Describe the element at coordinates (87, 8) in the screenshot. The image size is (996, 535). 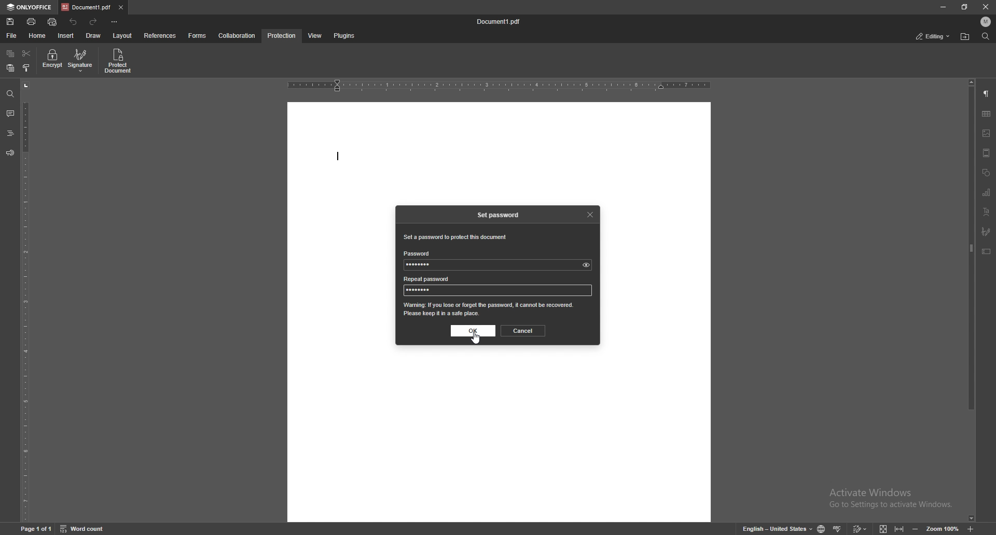
I see `tab` at that location.